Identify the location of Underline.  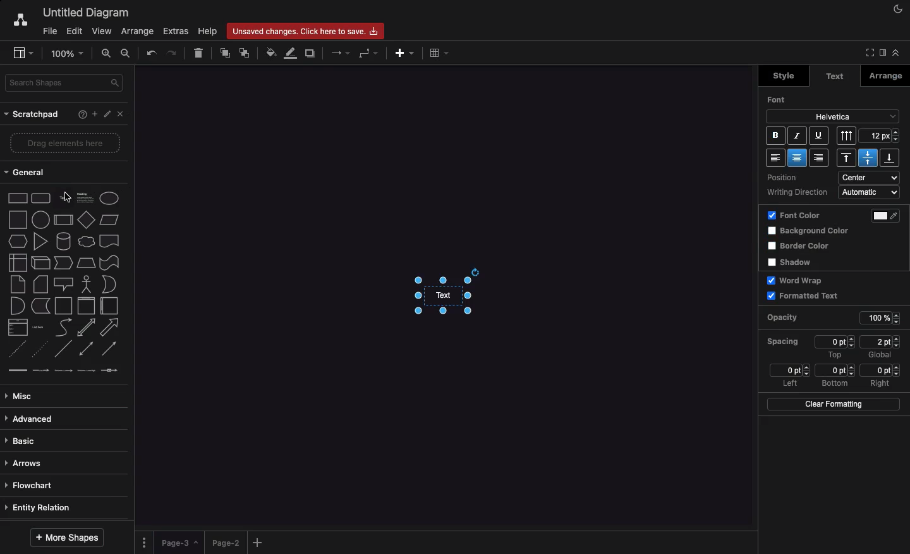
(818, 135).